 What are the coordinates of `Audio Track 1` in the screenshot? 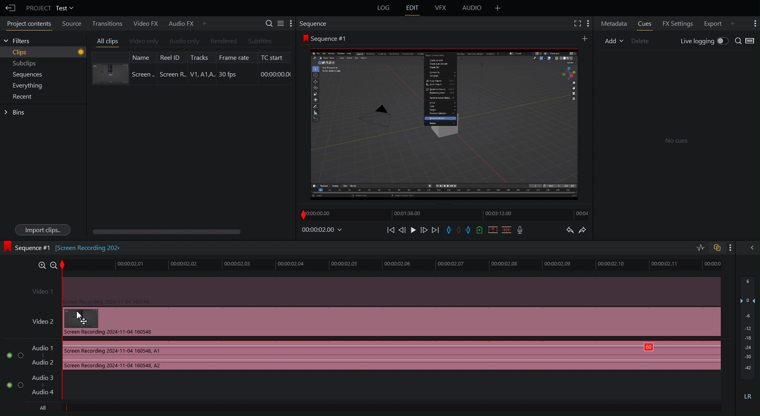 It's located at (360, 356).